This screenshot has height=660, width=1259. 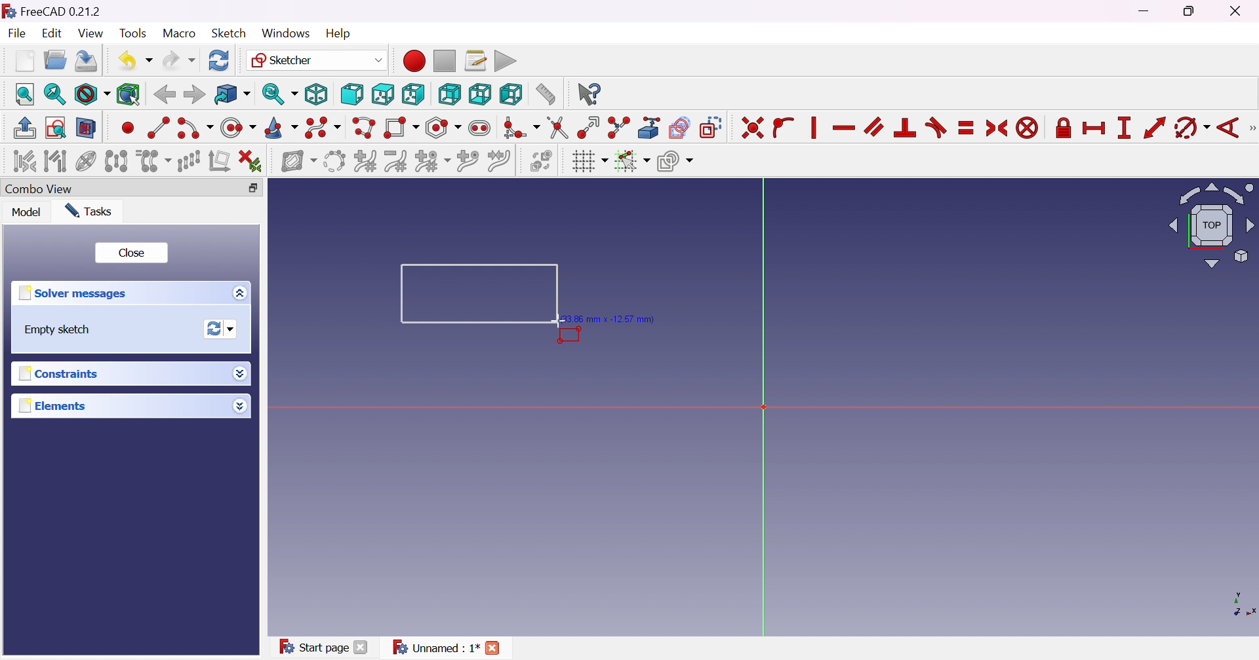 What do you see at coordinates (333, 162) in the screenshot?
I see `Convert geometry to B-spline` at bounding box center [333, 162].